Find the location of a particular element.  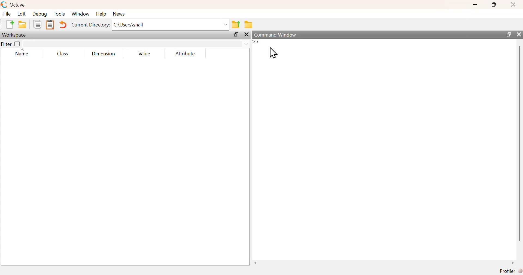

News is located at coordinates (120, 14).